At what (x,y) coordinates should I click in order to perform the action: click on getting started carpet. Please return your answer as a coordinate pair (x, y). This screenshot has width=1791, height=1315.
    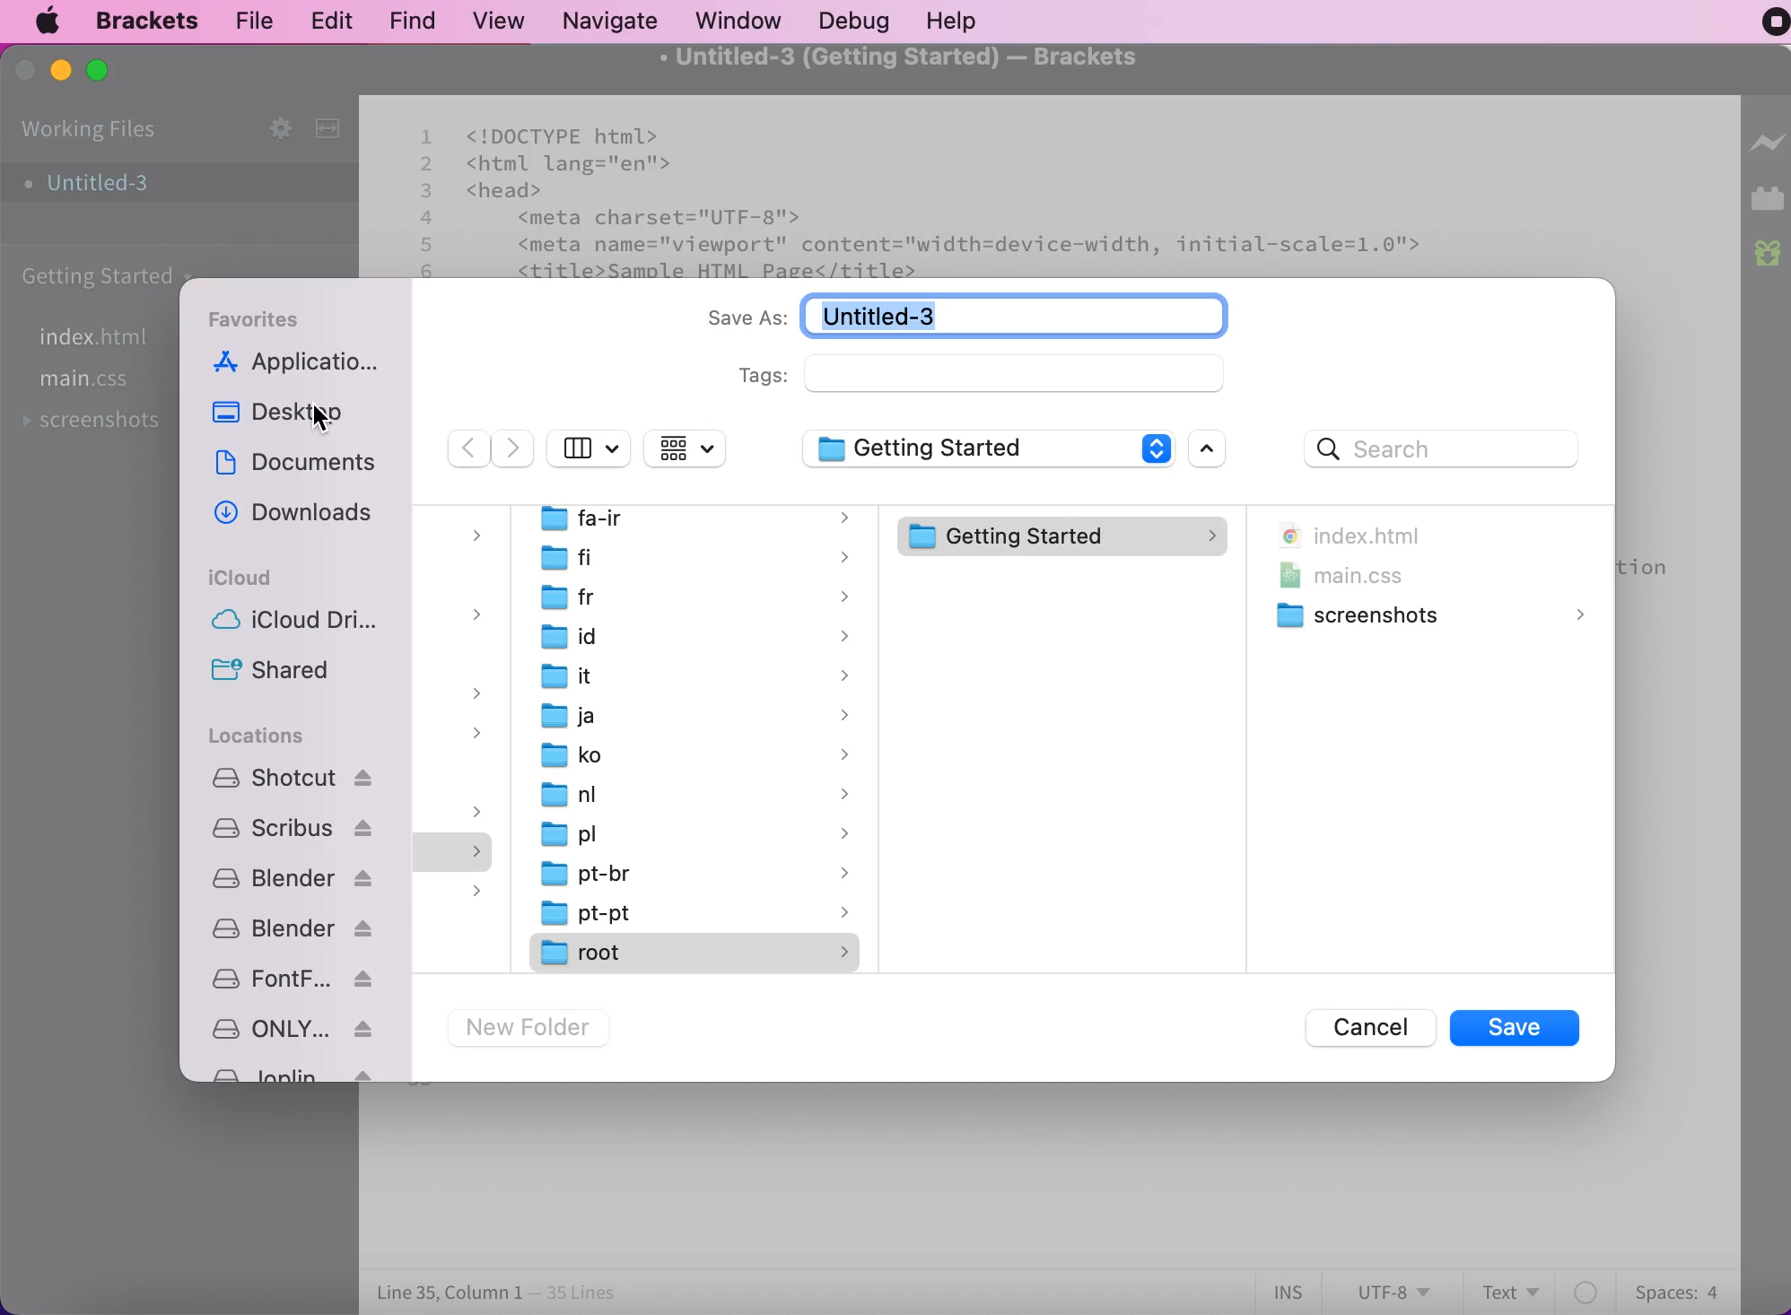
    Looking at the image, I should click on (100, 280).